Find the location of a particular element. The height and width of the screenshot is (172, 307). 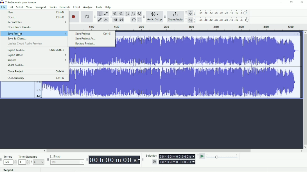

Share Audio is located at coordinates (175, 17).